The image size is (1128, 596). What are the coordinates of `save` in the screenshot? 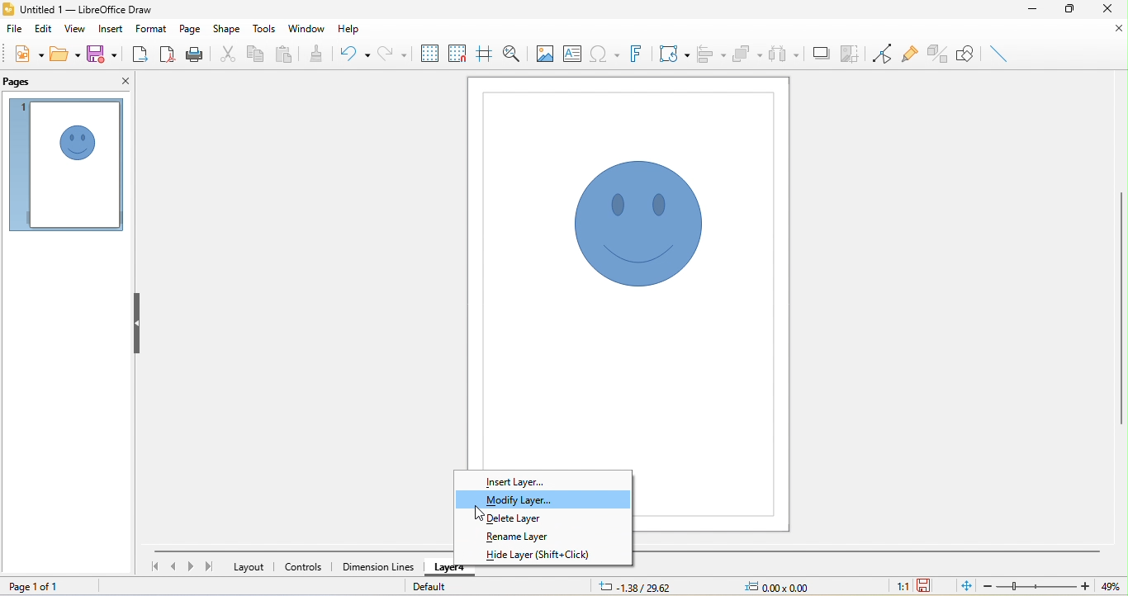 It's located at (102, 53).